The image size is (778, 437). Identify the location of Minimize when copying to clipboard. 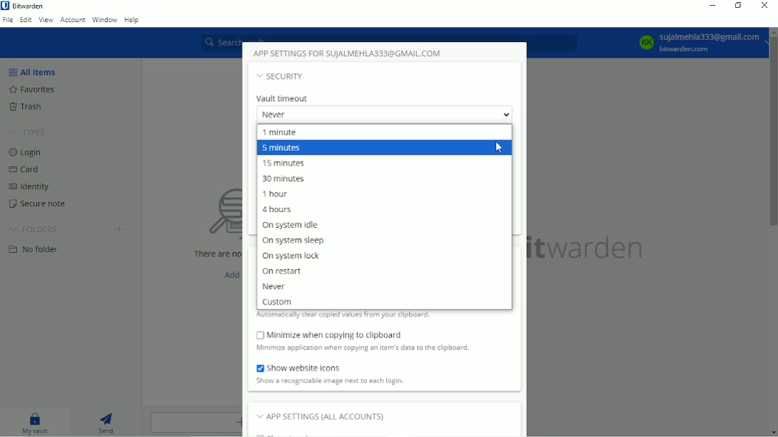
(328, 335).